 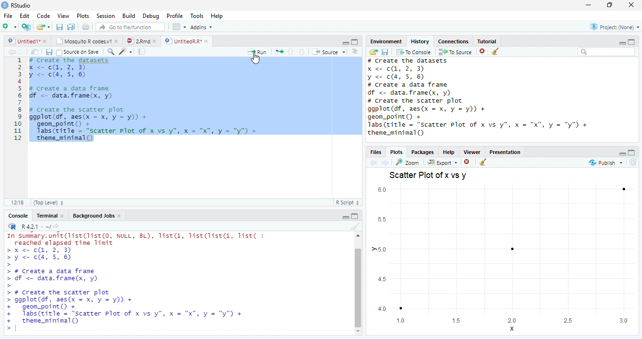 I want to click on Publish, so click(x=606, y=163).